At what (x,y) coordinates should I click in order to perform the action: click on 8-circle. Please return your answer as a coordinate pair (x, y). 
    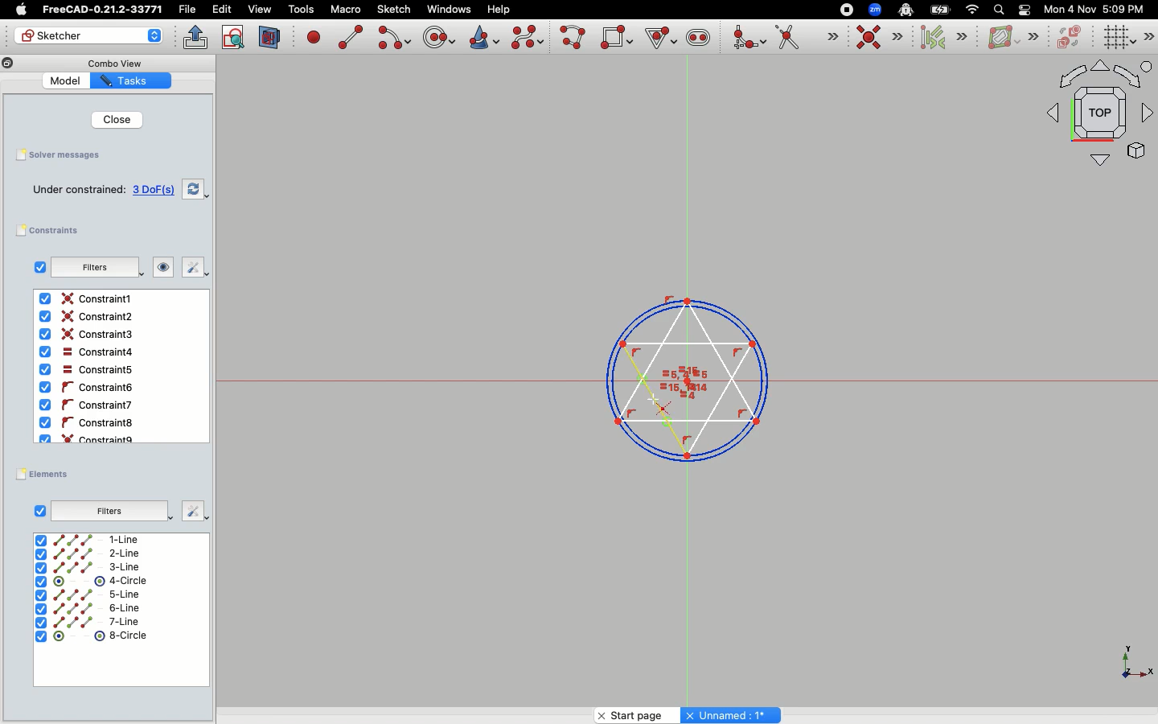
    Looking at the image, I should click on (101, 636).